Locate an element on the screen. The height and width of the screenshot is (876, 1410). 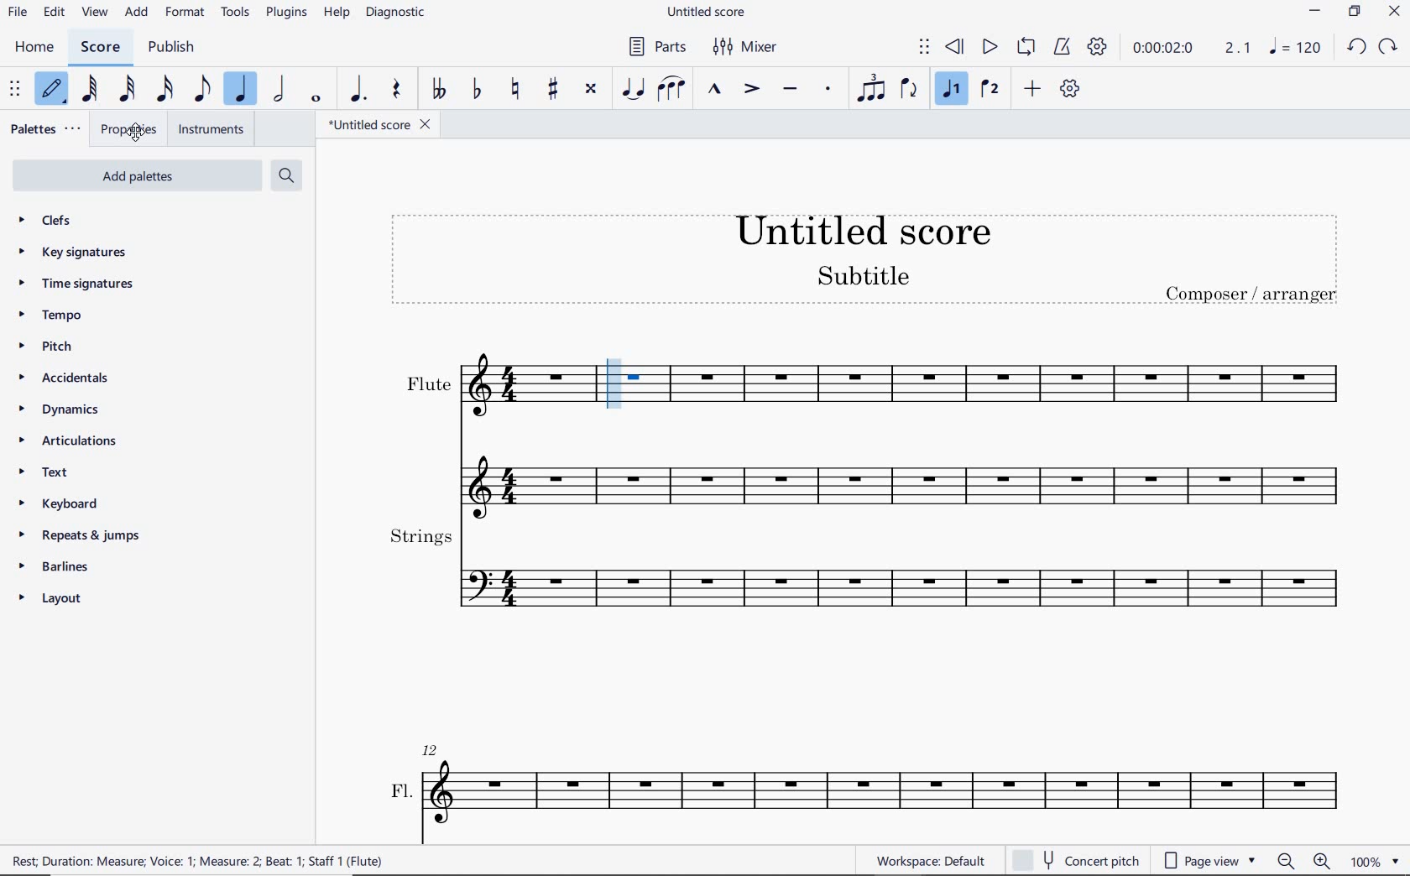
flute is located at coordinates (994, 387).